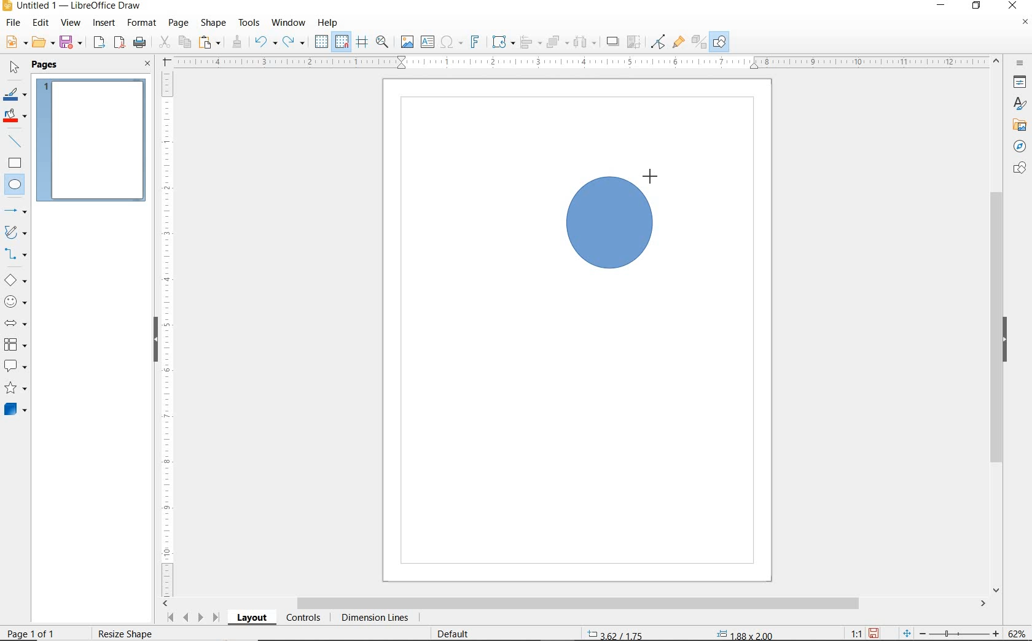  Describe the element at coordinates (40, 629) in the screenshot. I see `PAGE 1 O 1` at that location.